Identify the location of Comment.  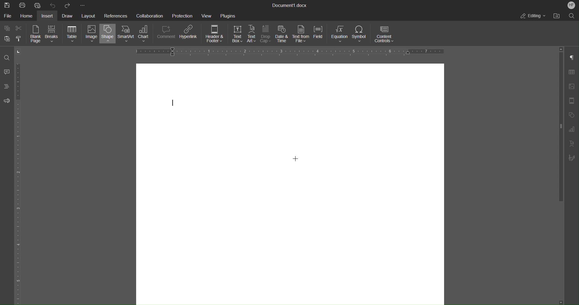
(167, 35).